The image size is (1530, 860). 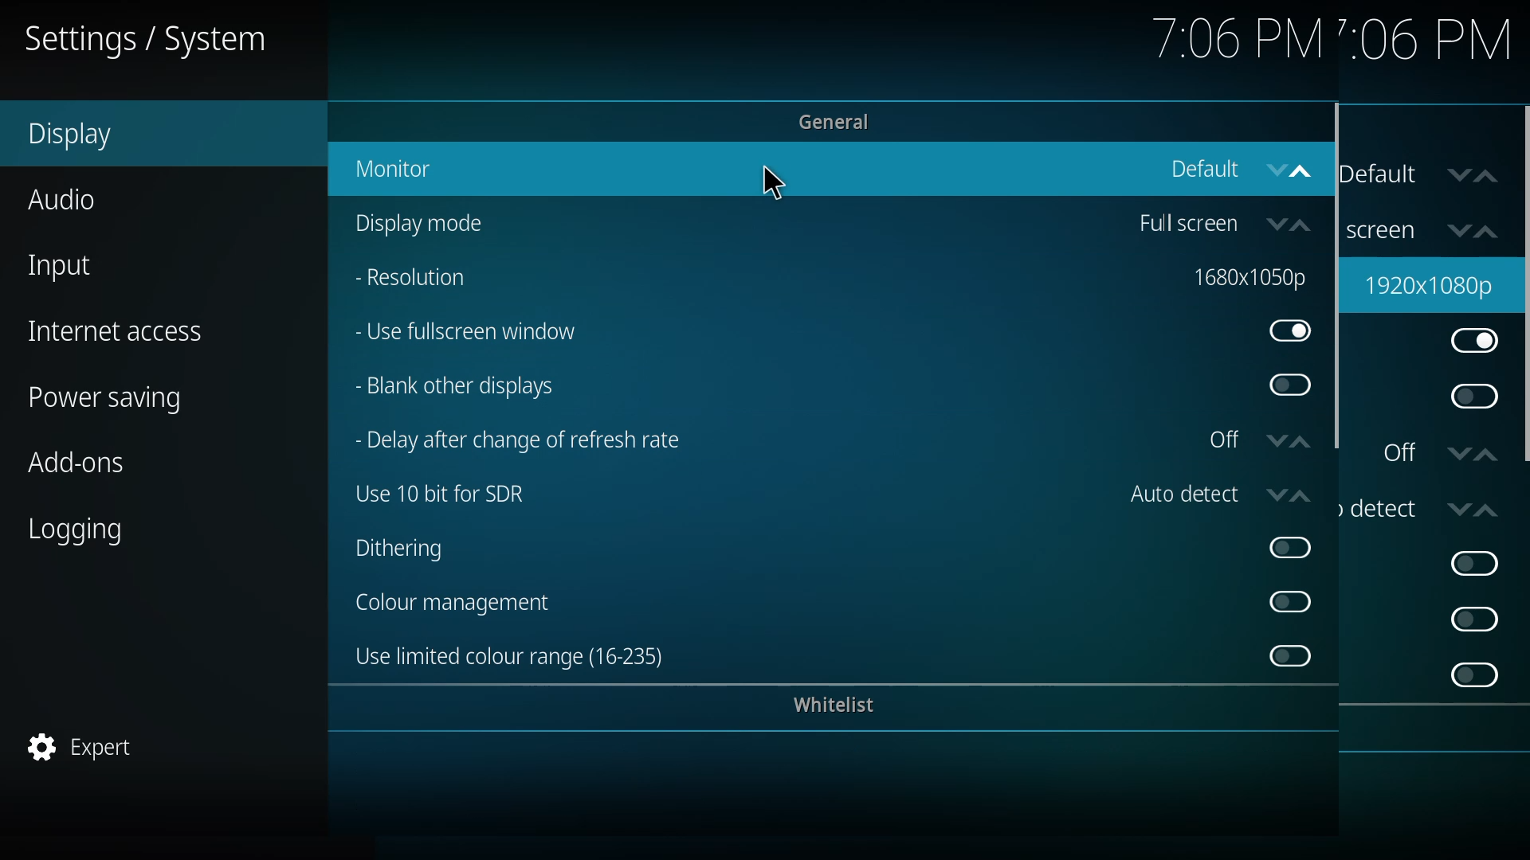 I want to click on system, so click(x=180, y=40).